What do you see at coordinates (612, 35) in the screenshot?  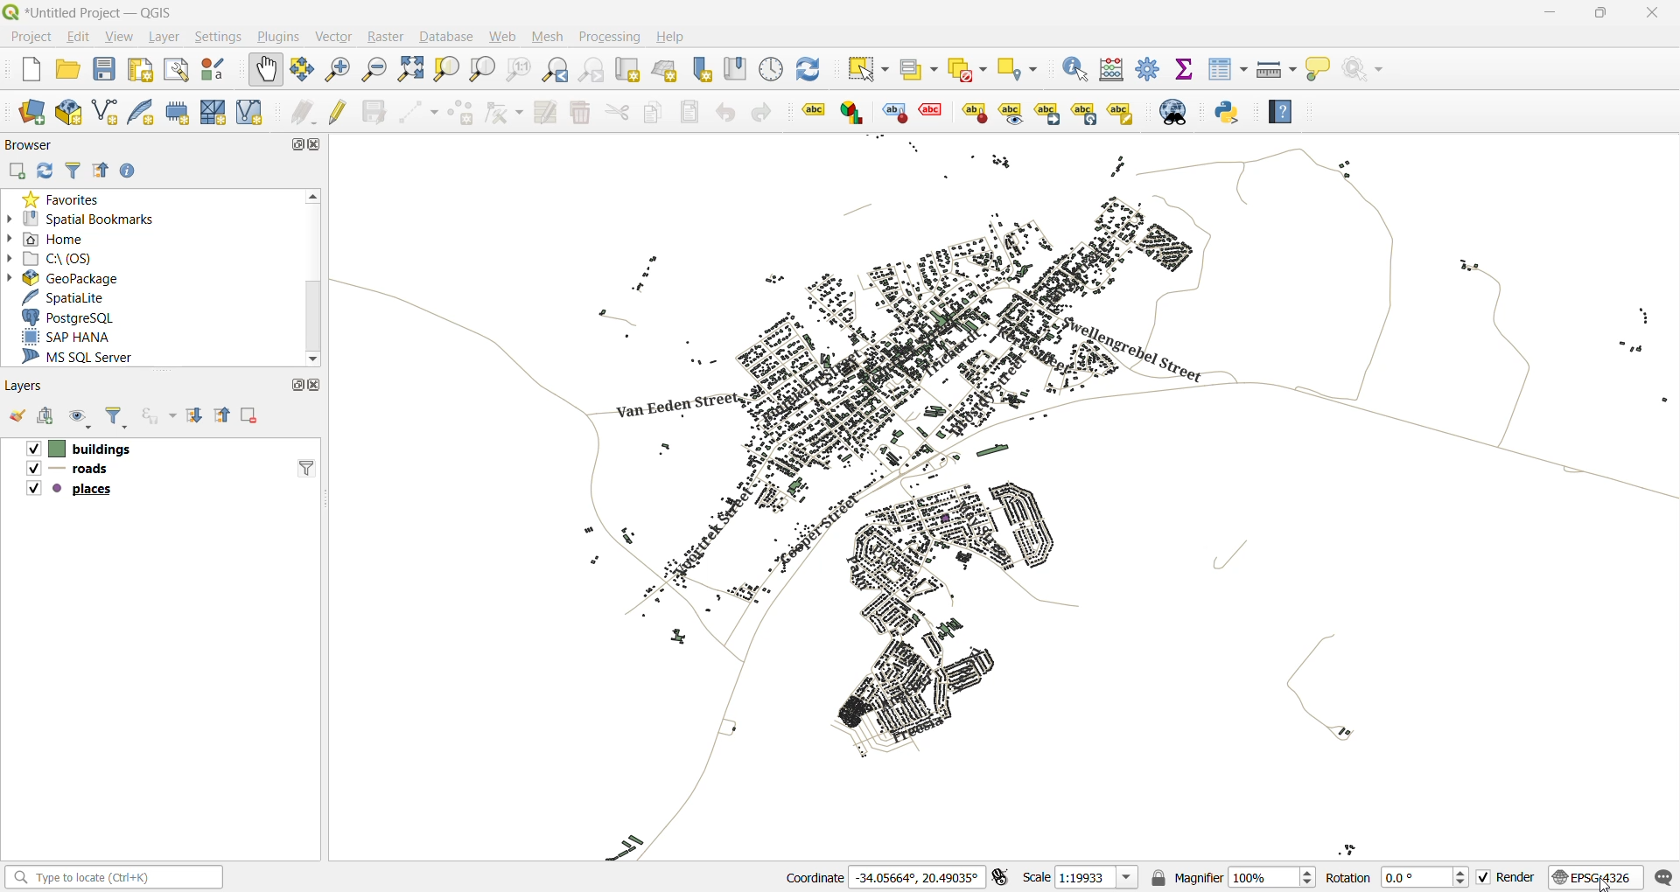 I see `processing` at bounding box center [612, 35].